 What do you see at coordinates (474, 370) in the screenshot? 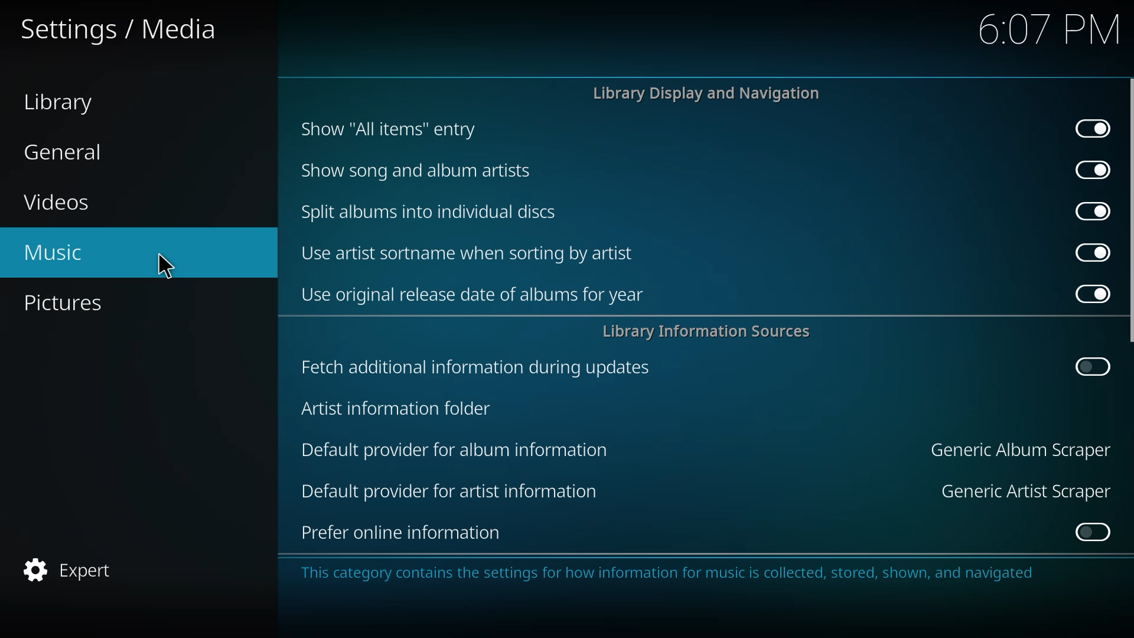
I see `Fetch additional information during updates` at bounding box center [474, 370].